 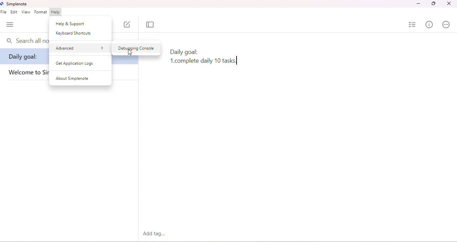 I want to click on toggle focus mode, so click(x=151, y=25).